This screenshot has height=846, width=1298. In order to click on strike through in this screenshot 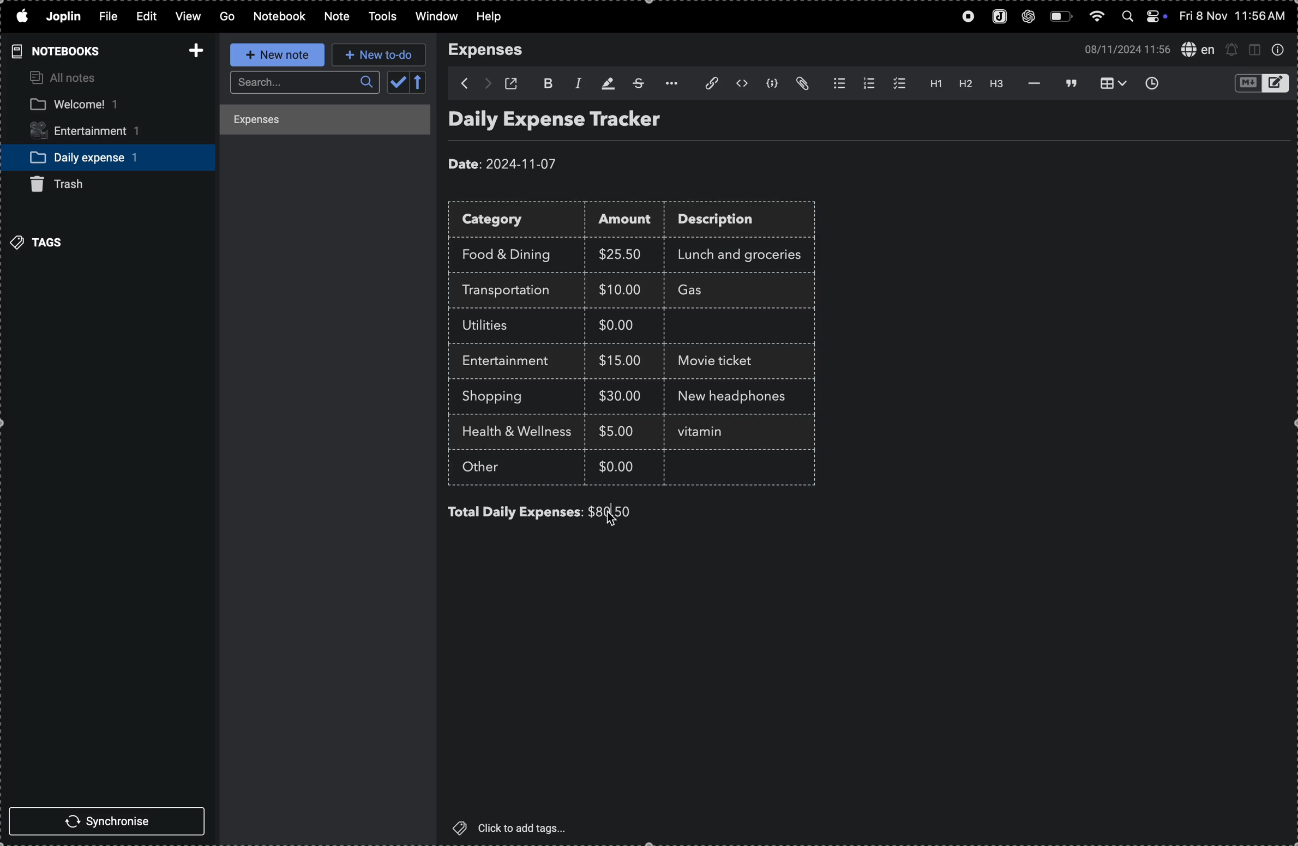, I will do `click(637, 83)`.